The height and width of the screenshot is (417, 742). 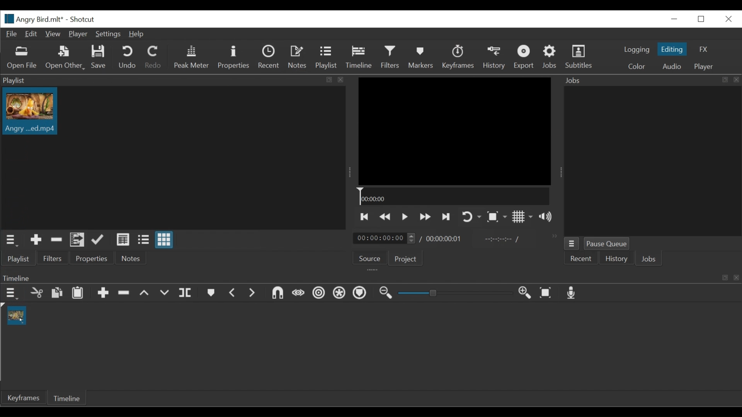 What do you see at coordinates (548, 217) in the screenshot?
I see `Show volume control` at bounding box center [548, 217].